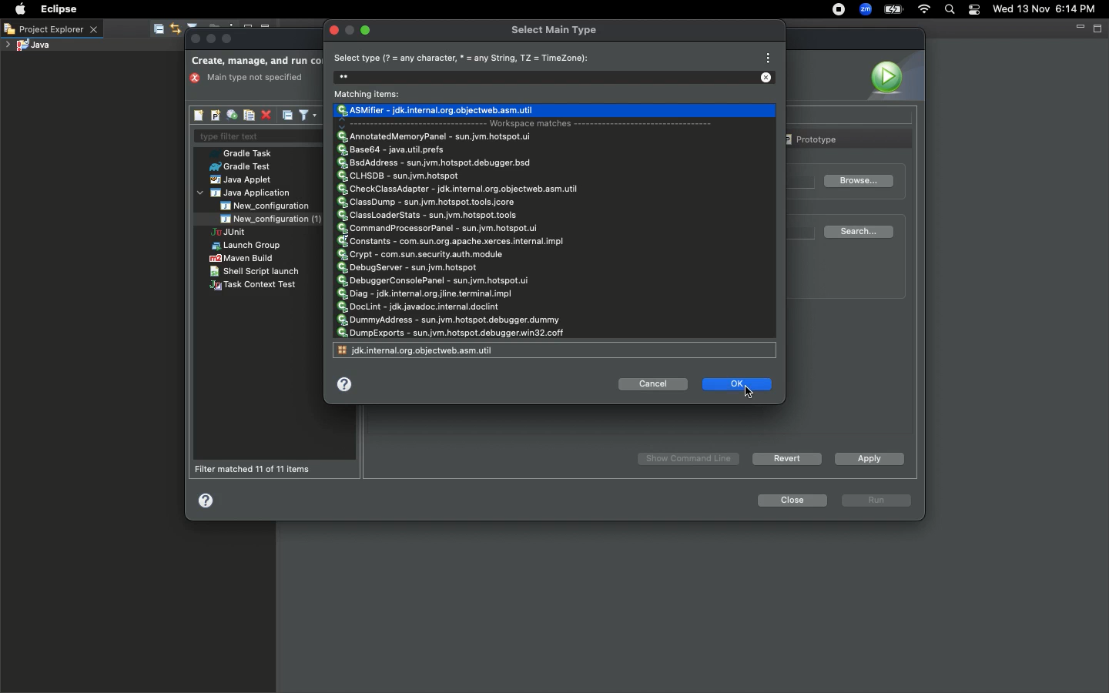  Describe the element at coordinates (257, 469) in the screenshot. I see `Filter matched 11 of 11 items` at that location.